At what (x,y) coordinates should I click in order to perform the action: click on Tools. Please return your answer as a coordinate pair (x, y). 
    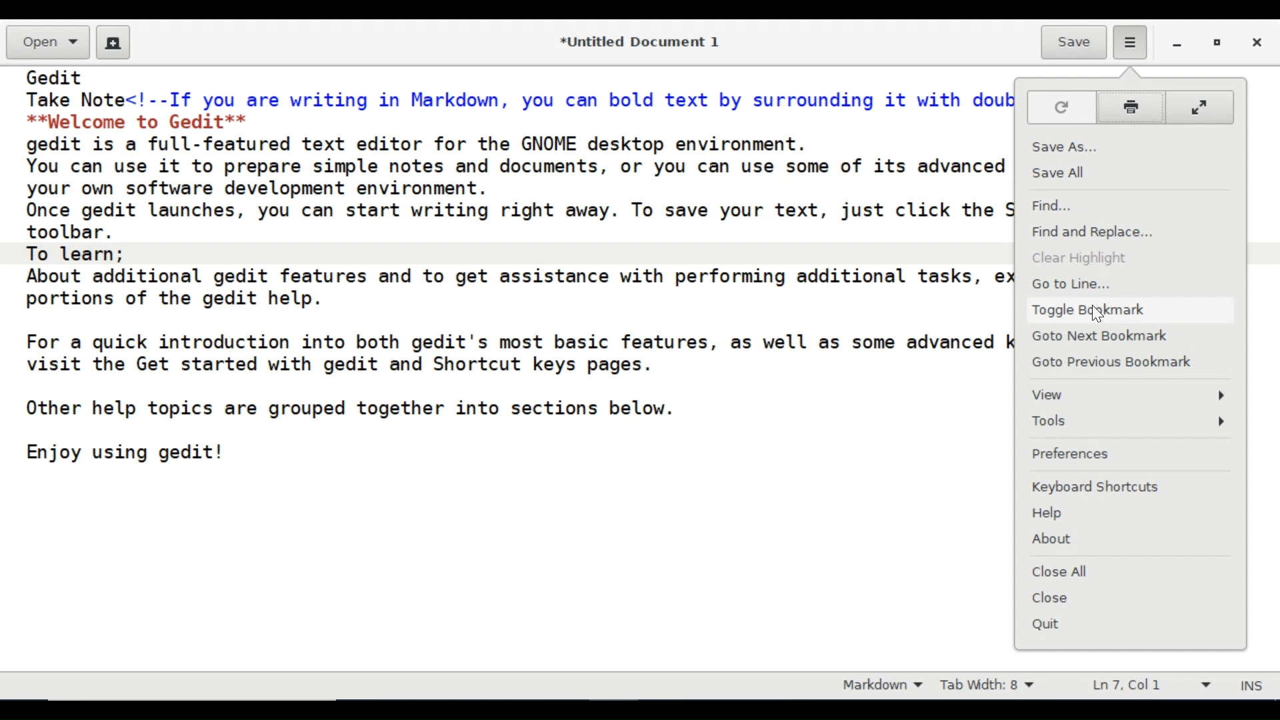
    Looking at the image, I should click on (1133, 422).